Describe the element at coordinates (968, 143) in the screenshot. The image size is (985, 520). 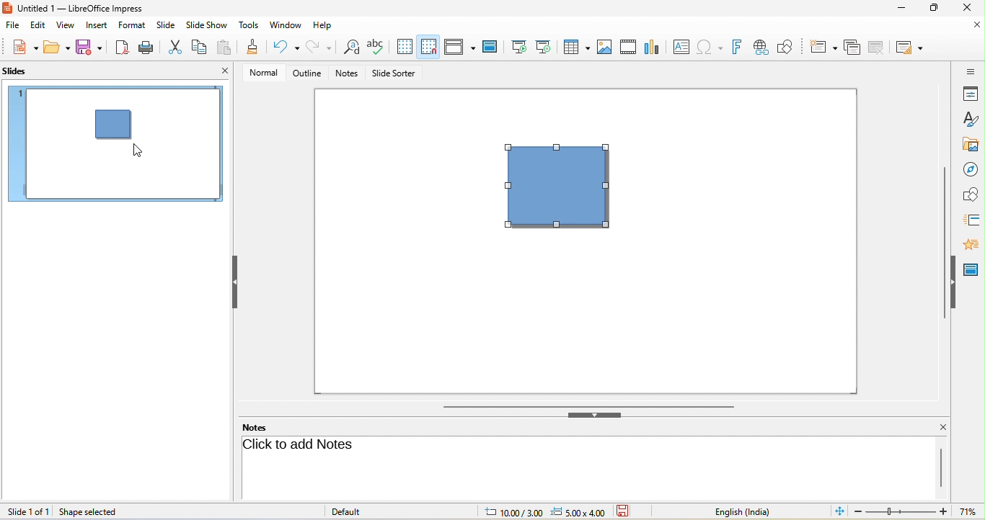
I see `gallery` at that location.